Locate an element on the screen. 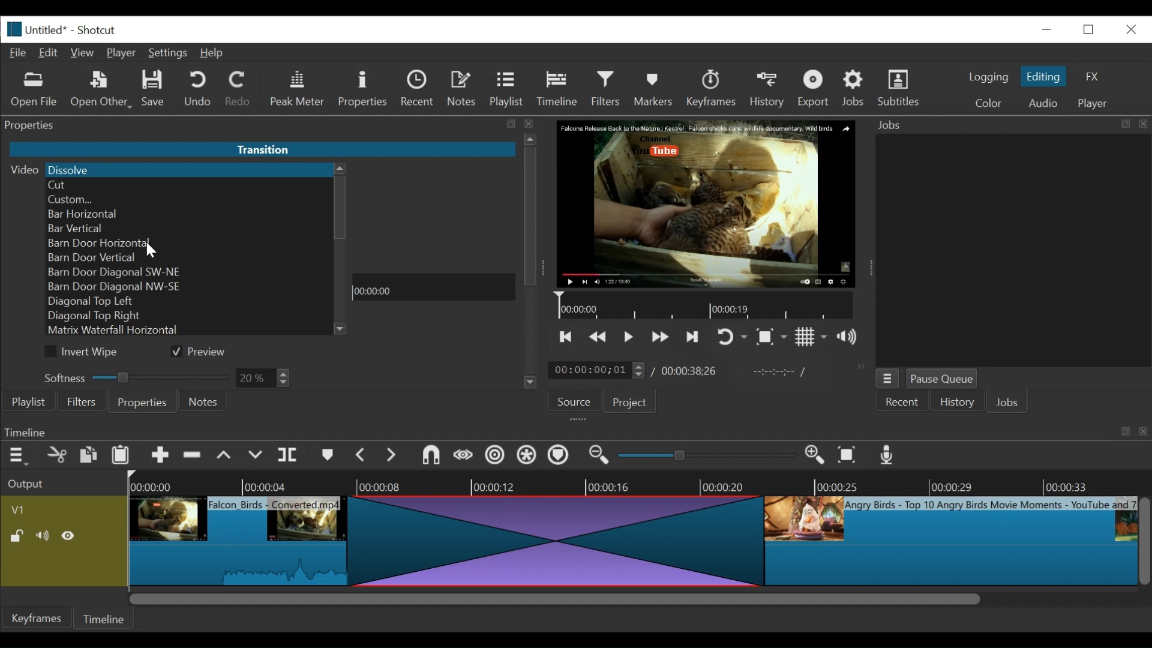 This screenshot has width=1152, height=648. Zoom in is located at coordinates (817, 456).